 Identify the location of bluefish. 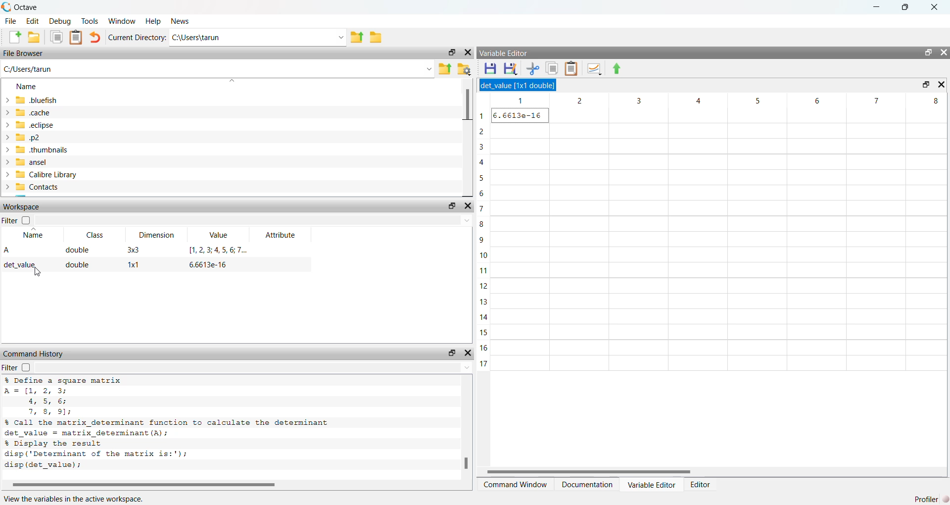
(32, 101).